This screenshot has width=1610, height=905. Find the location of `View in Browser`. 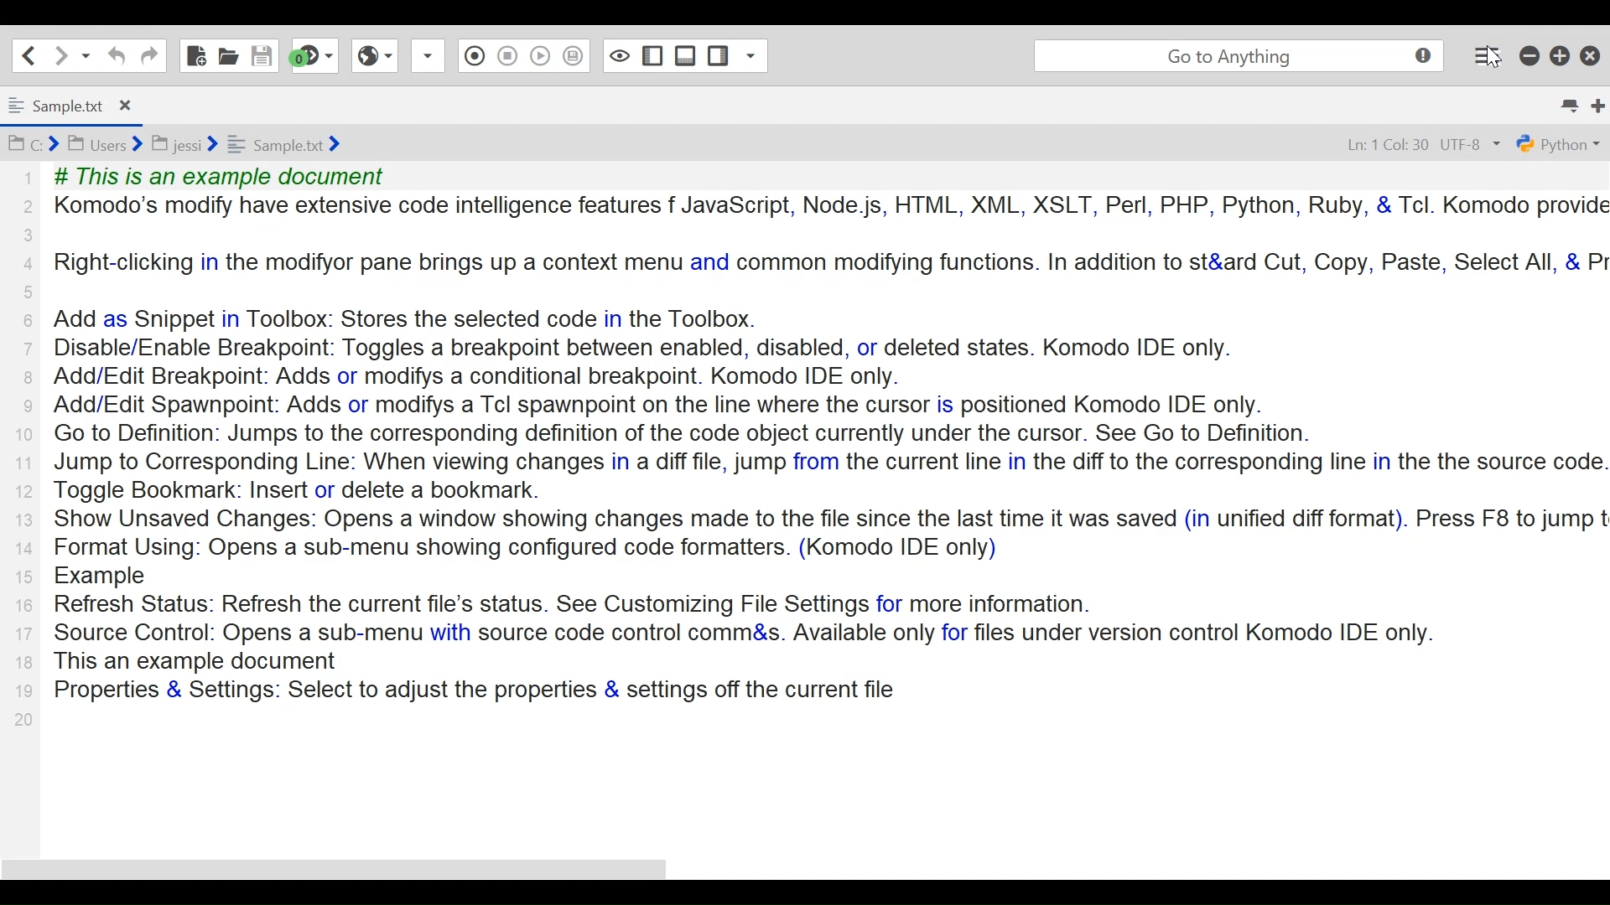

View in Browser is located at coordinates (375, 55).